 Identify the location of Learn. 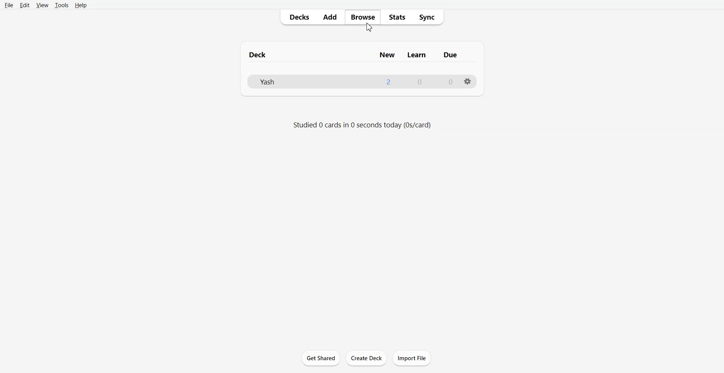
(419, 54).